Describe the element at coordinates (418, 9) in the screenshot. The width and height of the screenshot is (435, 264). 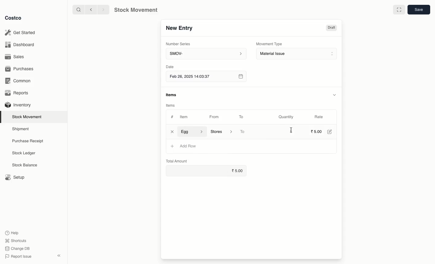
I see `save` at that location.